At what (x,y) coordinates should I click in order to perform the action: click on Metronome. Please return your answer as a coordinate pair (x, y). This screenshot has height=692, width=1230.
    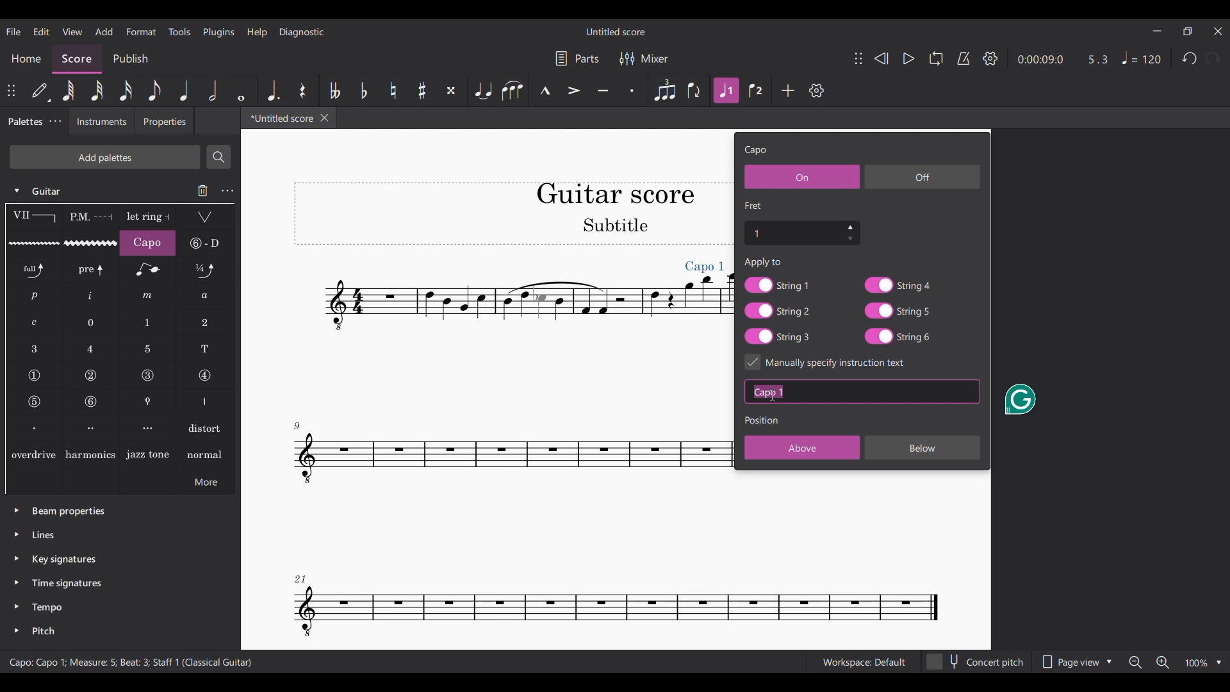
    Looking at the image, I should click on (963, 58).